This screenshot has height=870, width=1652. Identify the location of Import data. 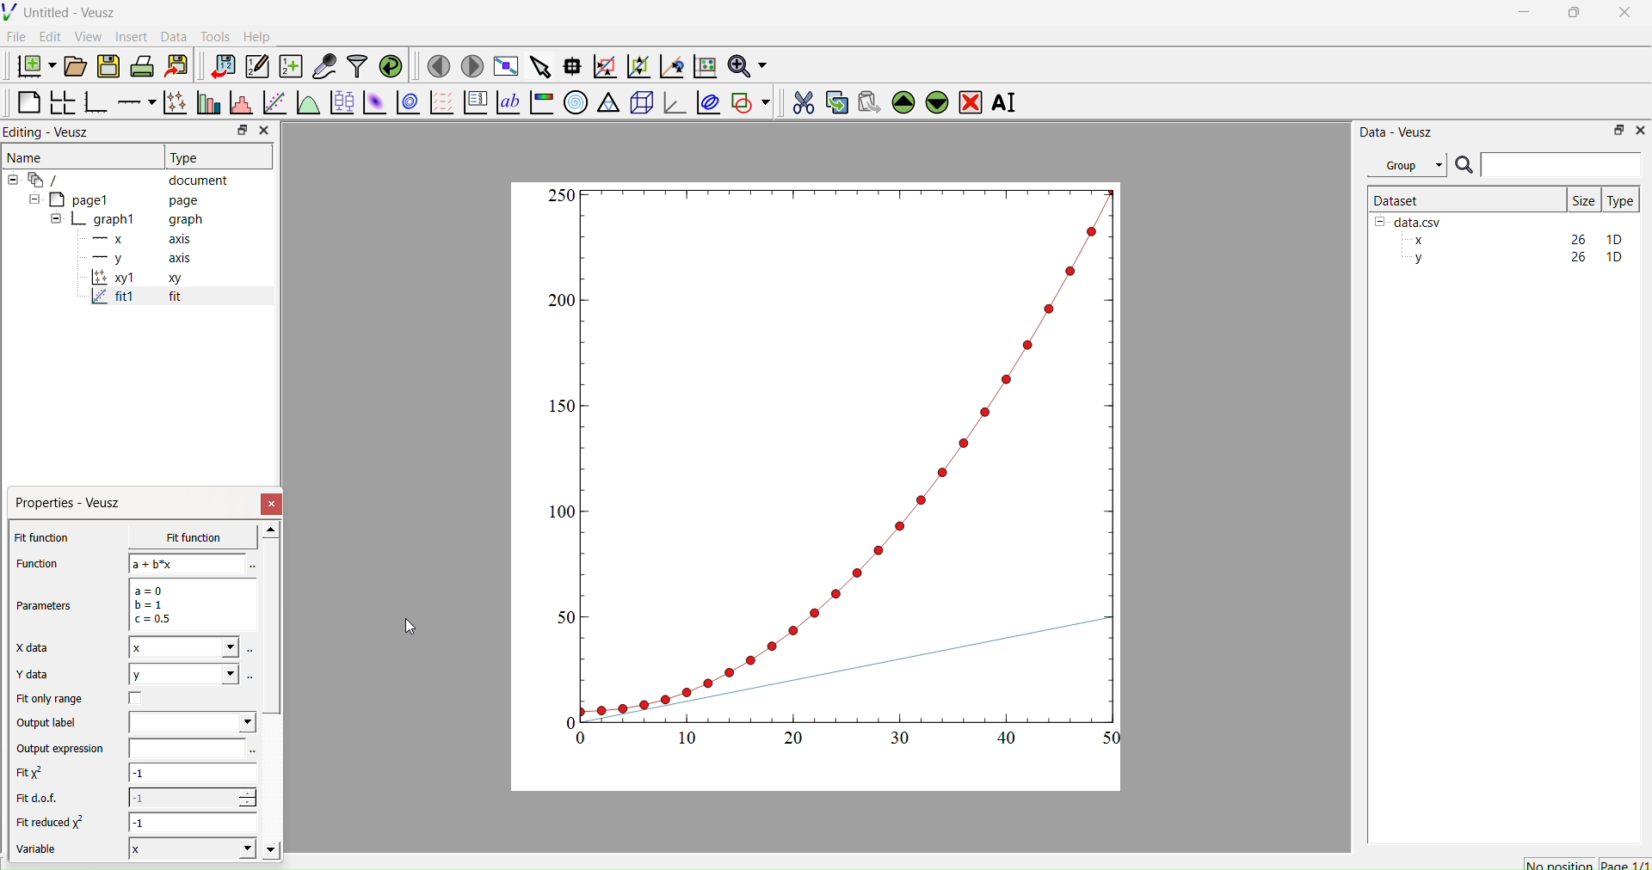
(219, 66).